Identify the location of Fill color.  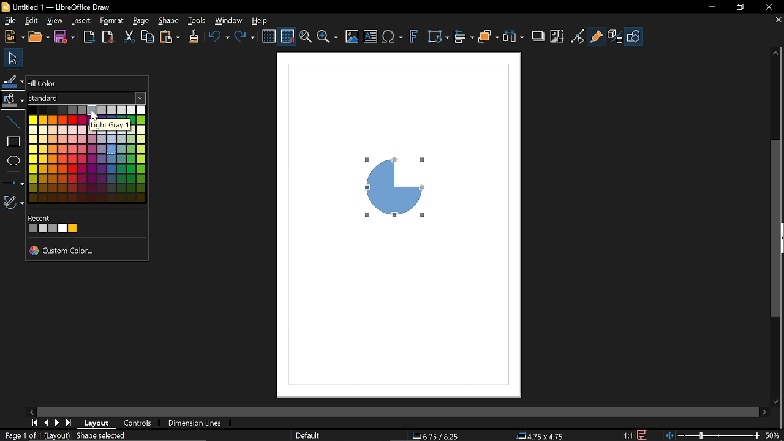
(13, 102).